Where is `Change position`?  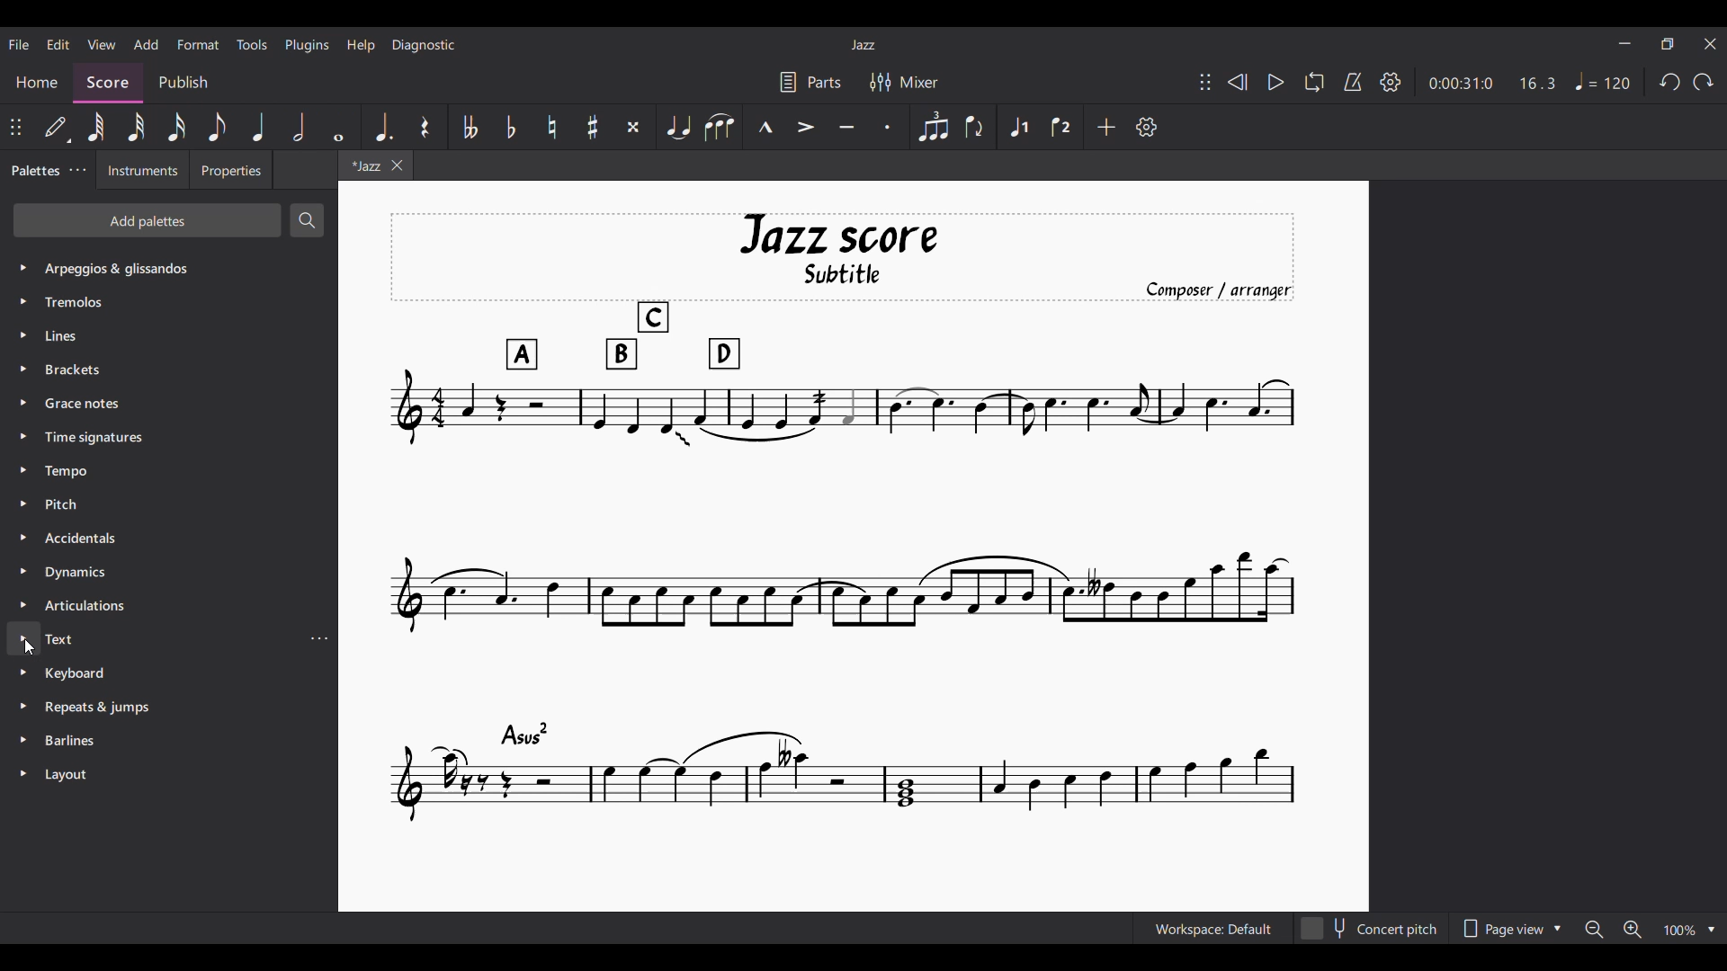 Change position is located at coordinates (1205, 82).